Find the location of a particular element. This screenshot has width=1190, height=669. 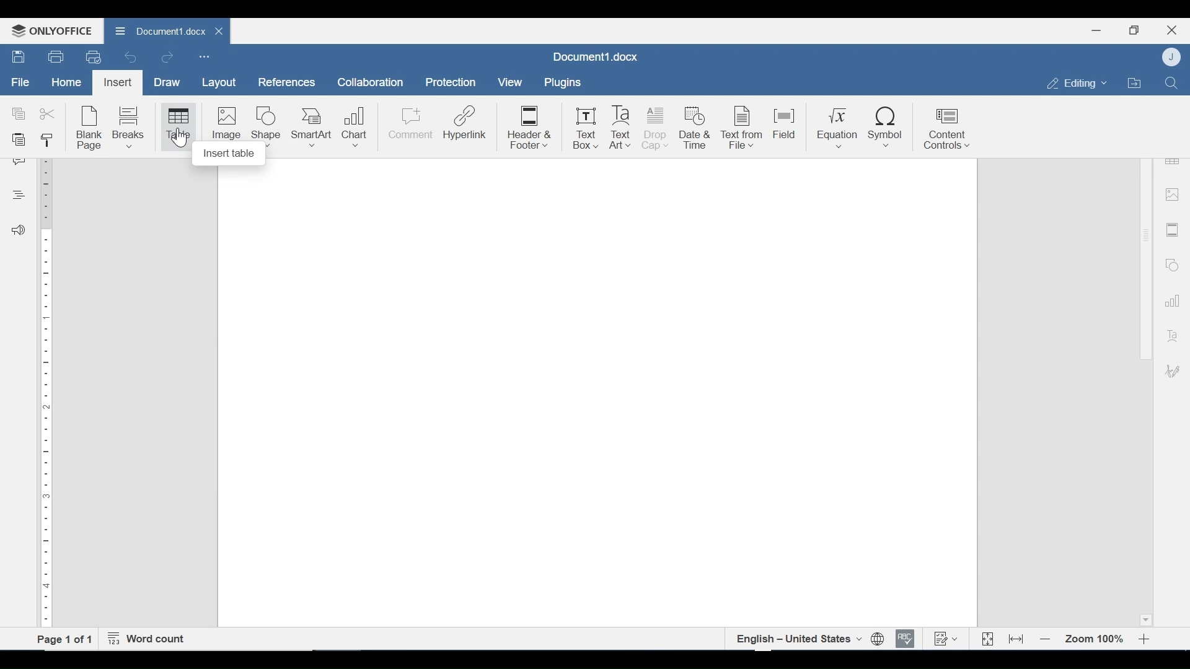

Document1.docx is located at coordinates (596, 58).